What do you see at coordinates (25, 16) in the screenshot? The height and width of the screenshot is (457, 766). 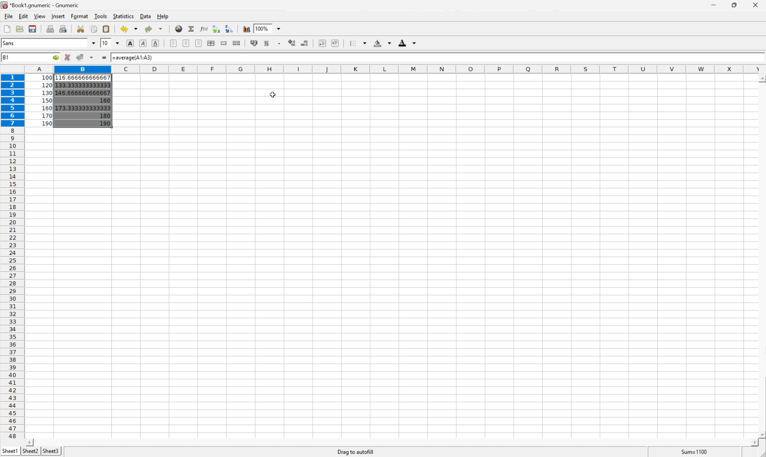 I see `Edit` at bounding box center [25, 16].